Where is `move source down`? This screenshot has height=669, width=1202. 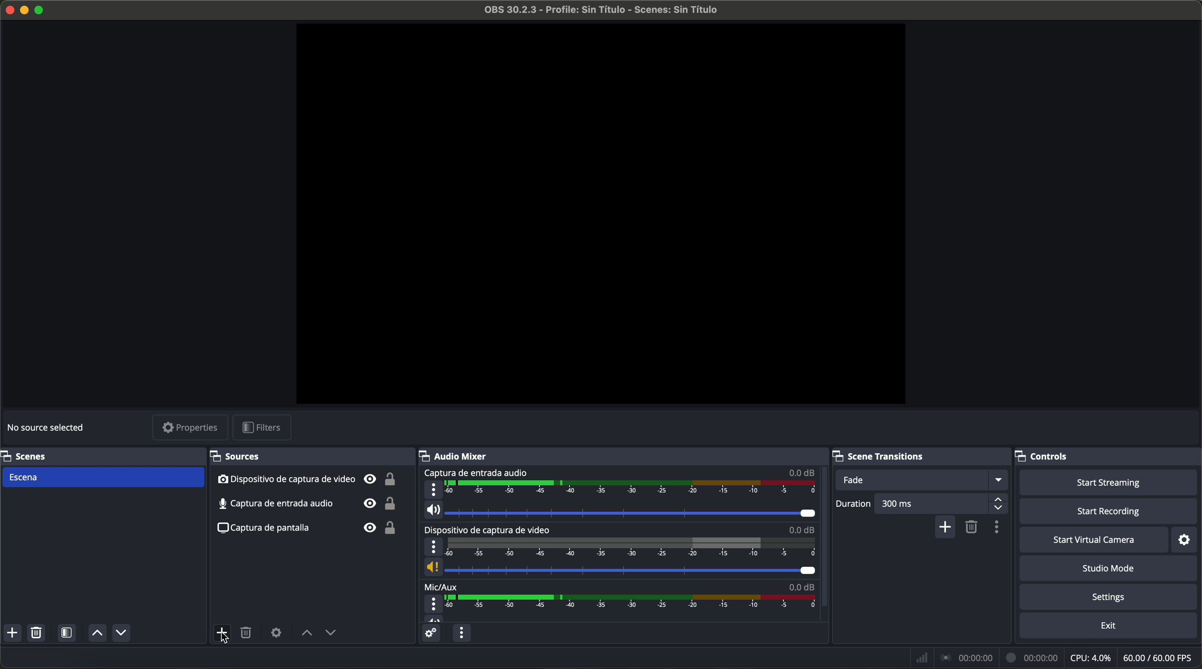 move source down is located at coordinates (328, 634).